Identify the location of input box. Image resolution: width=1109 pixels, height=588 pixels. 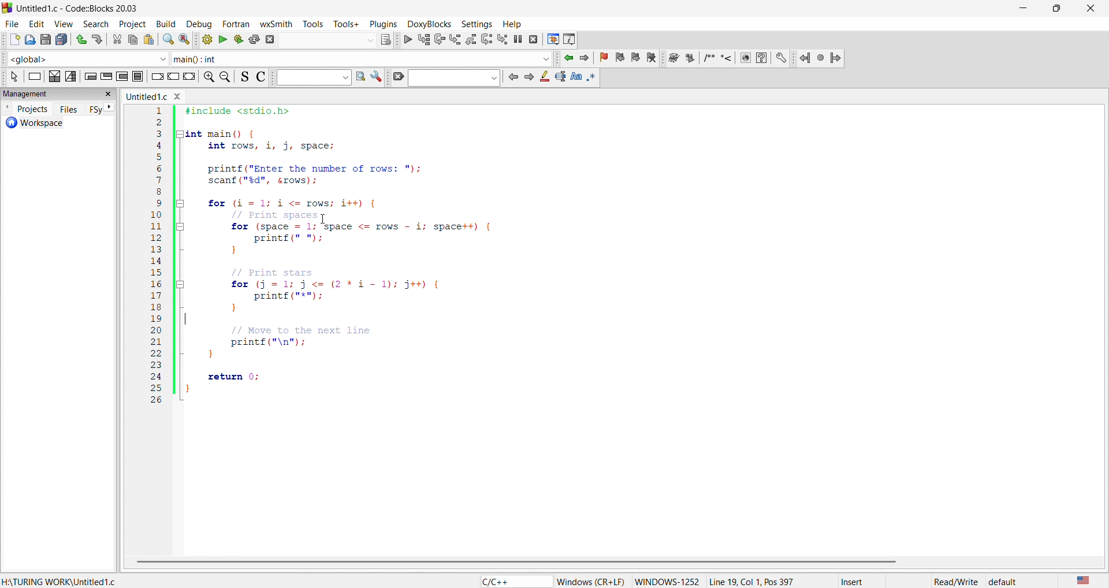
(325, 39).